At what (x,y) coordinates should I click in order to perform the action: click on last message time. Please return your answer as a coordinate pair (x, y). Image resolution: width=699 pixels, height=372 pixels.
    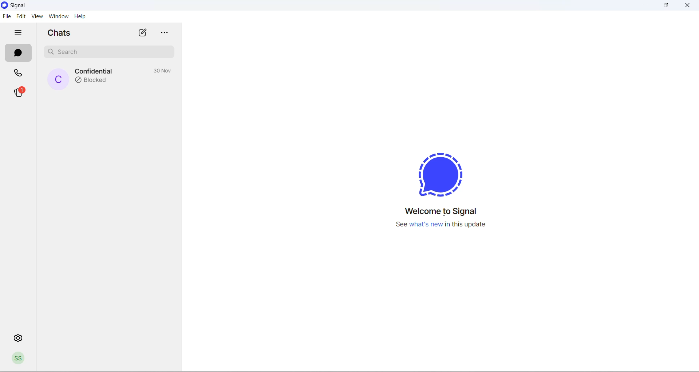
    Looking at the image, I should click on (161, 70).